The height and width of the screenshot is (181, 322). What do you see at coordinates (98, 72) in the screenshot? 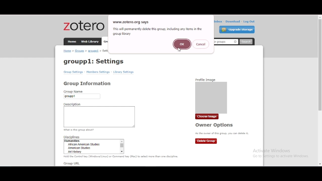
I see `member settings` at bounding box center [98, 72].